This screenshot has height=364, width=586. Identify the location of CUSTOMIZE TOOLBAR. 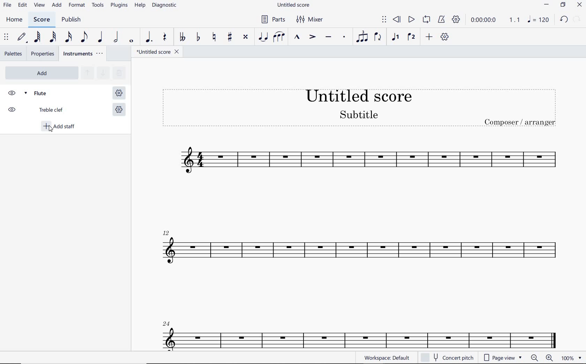
(445, 37).